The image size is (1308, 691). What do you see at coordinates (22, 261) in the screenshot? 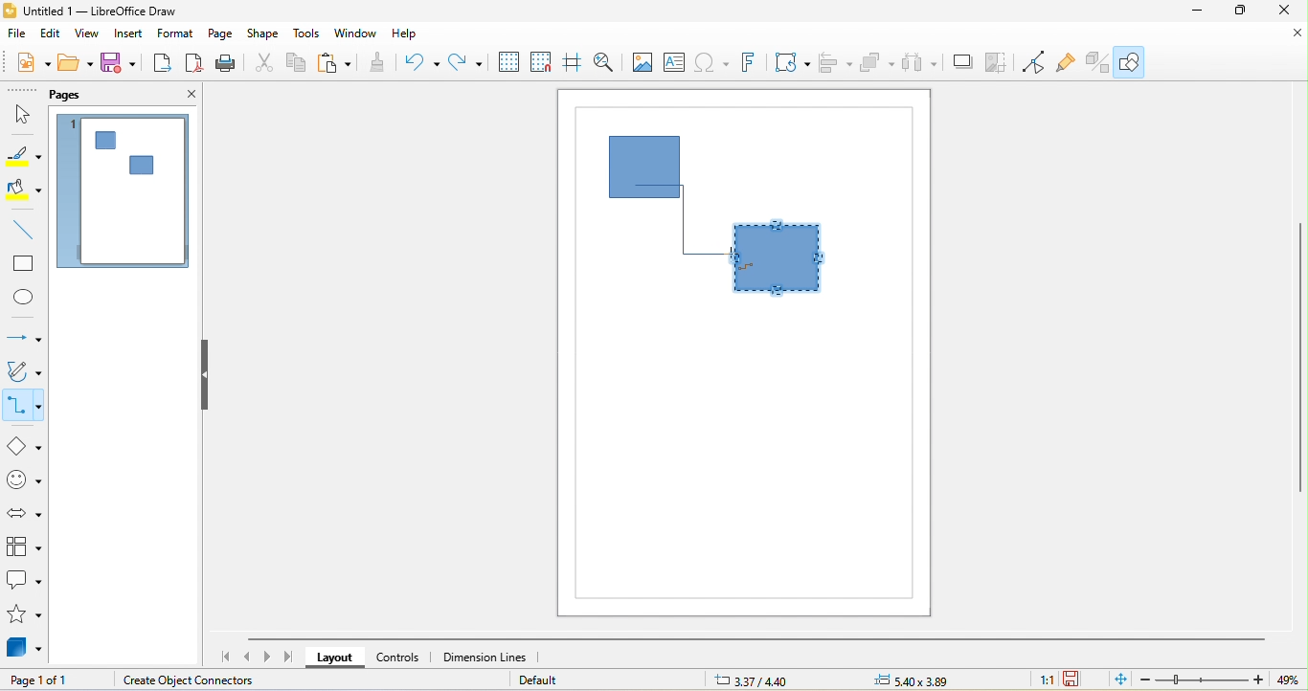
I see `rectangle` at bounding box center [22, 261].